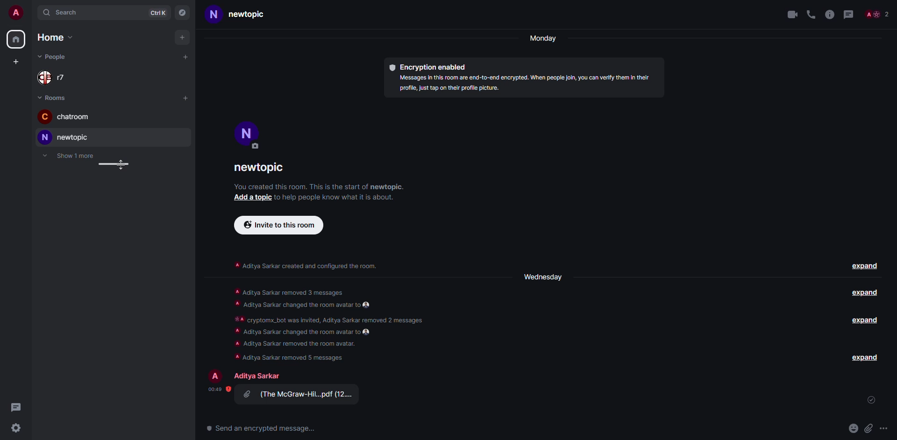 This screenshot has width=897, height=440. What do you see at coordinates (216, 376) in the screenshot?
I see `profile` at bounding box center [216, 376].